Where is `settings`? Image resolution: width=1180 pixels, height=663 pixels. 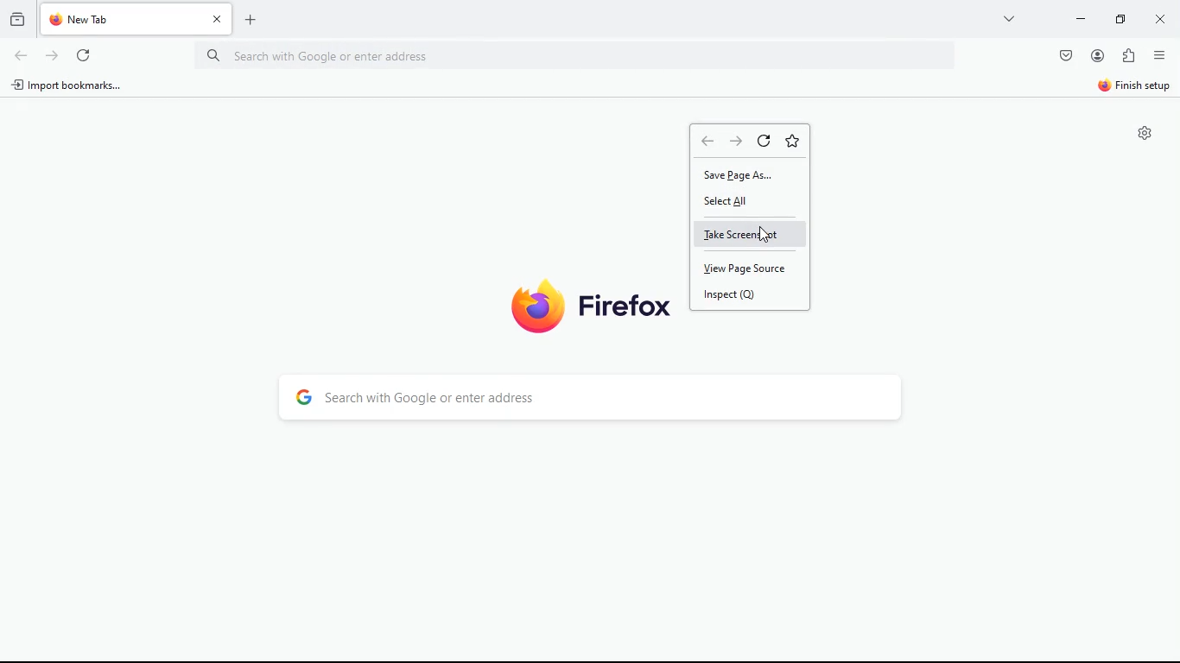
settings is located at coordinates (1141, 135).